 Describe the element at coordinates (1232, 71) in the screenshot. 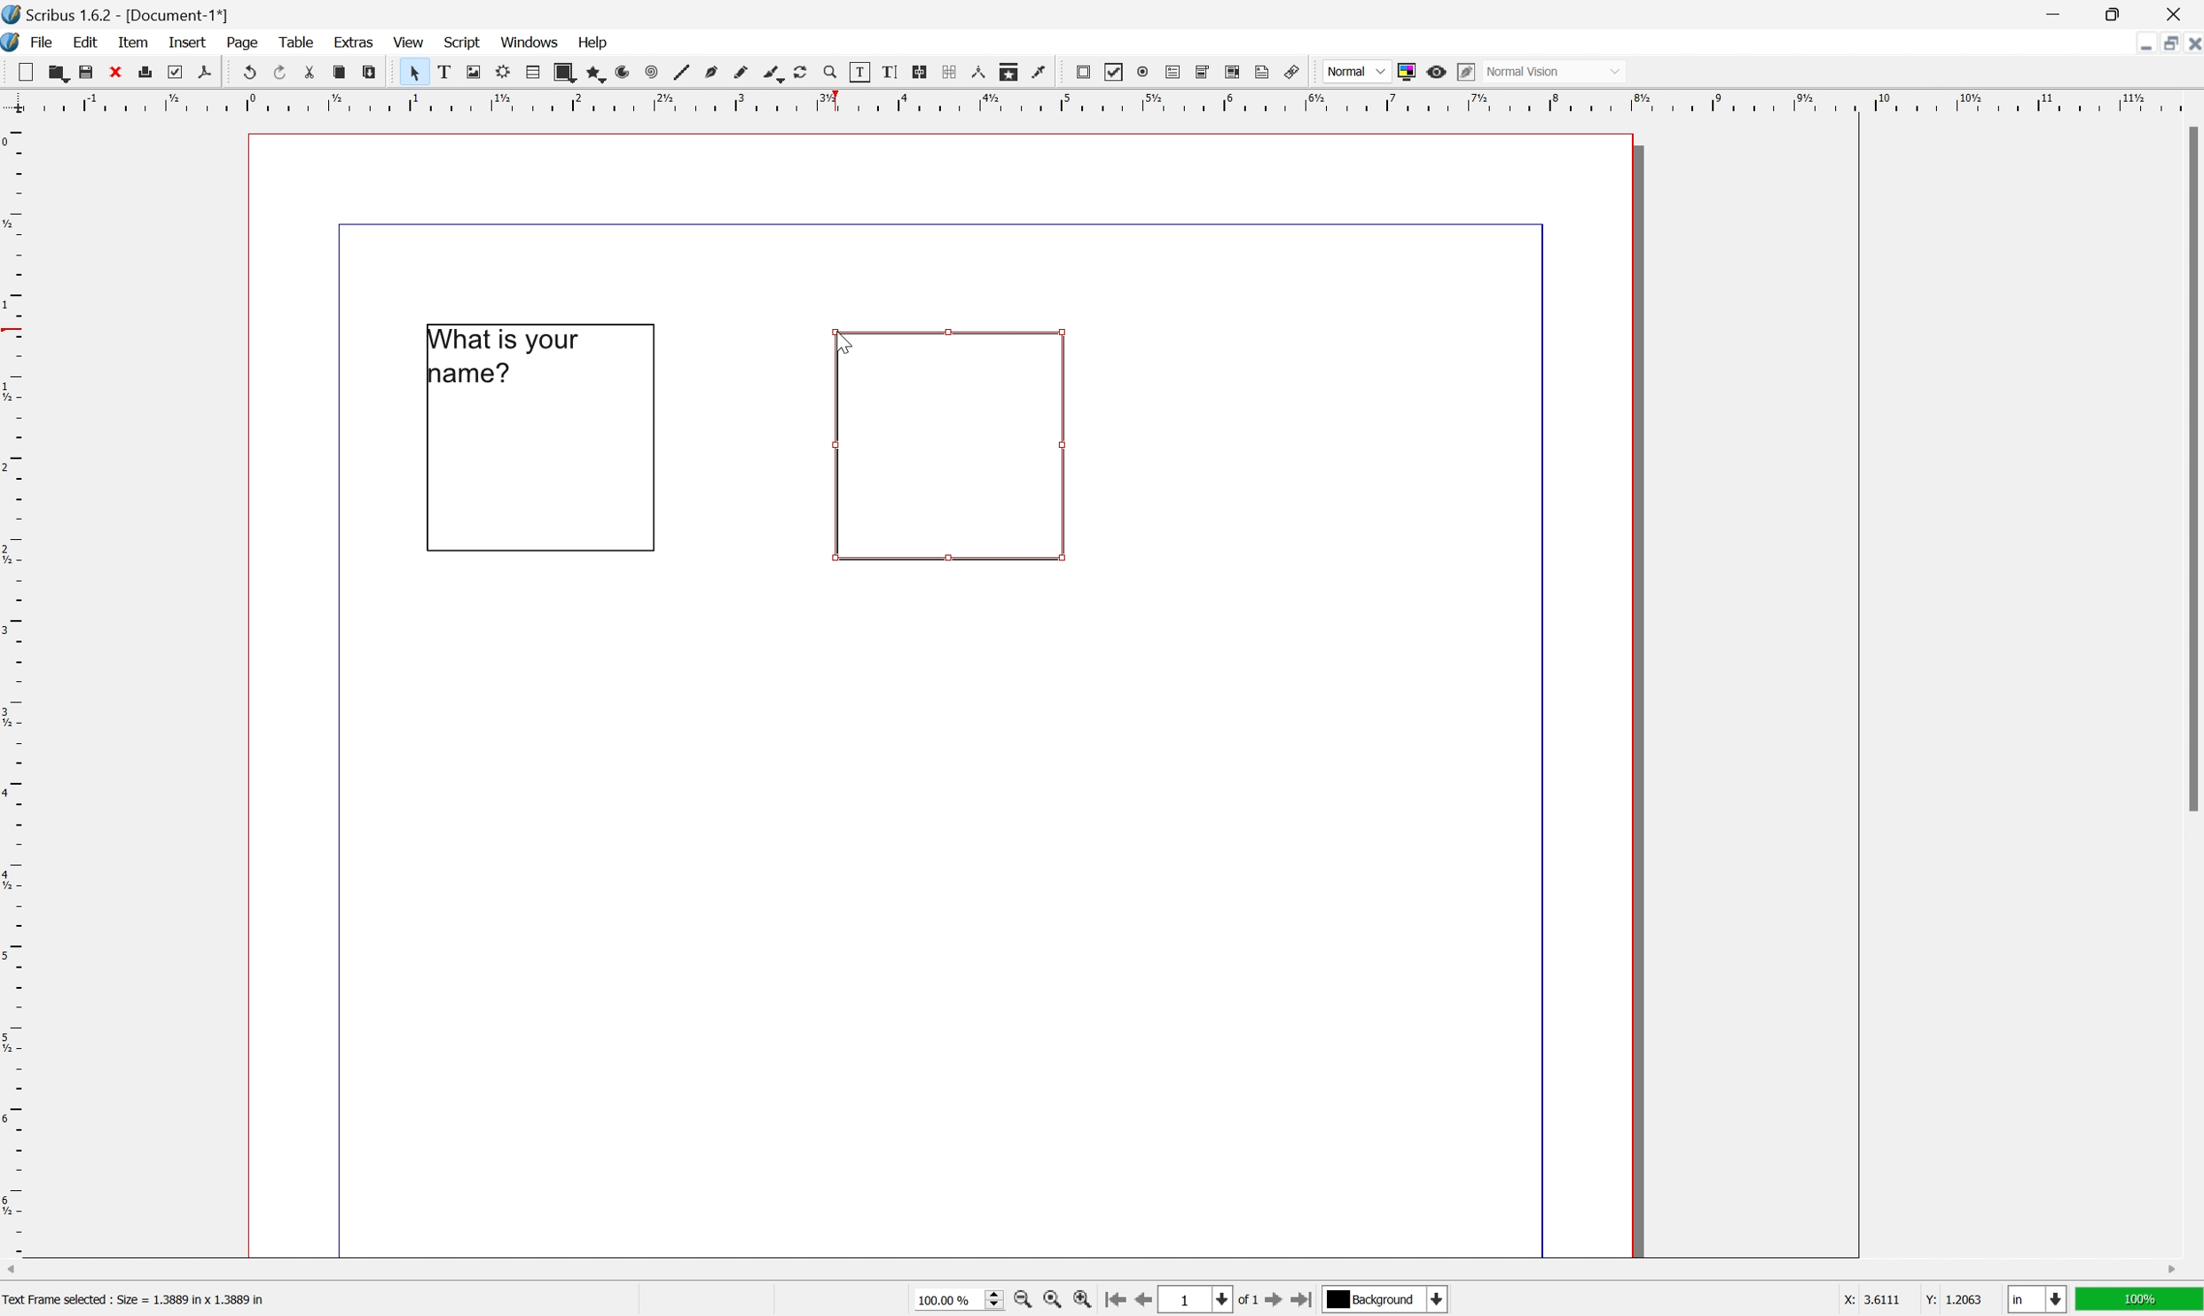

I see `pdf list box` at that location.